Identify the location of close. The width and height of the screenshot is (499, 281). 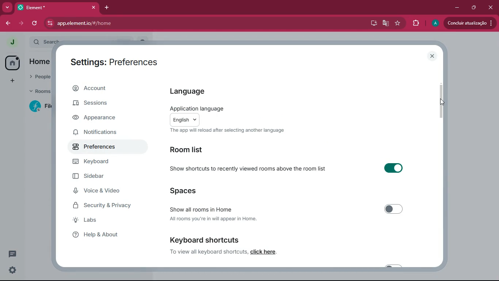
(491, 7).